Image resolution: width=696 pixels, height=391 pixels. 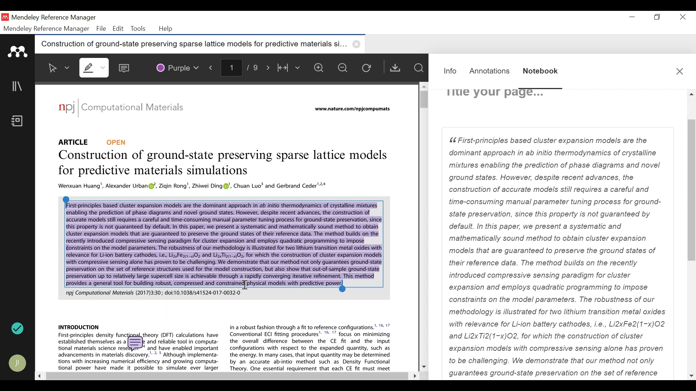 I want to click on PDF Context, so click(x=311, y=347).